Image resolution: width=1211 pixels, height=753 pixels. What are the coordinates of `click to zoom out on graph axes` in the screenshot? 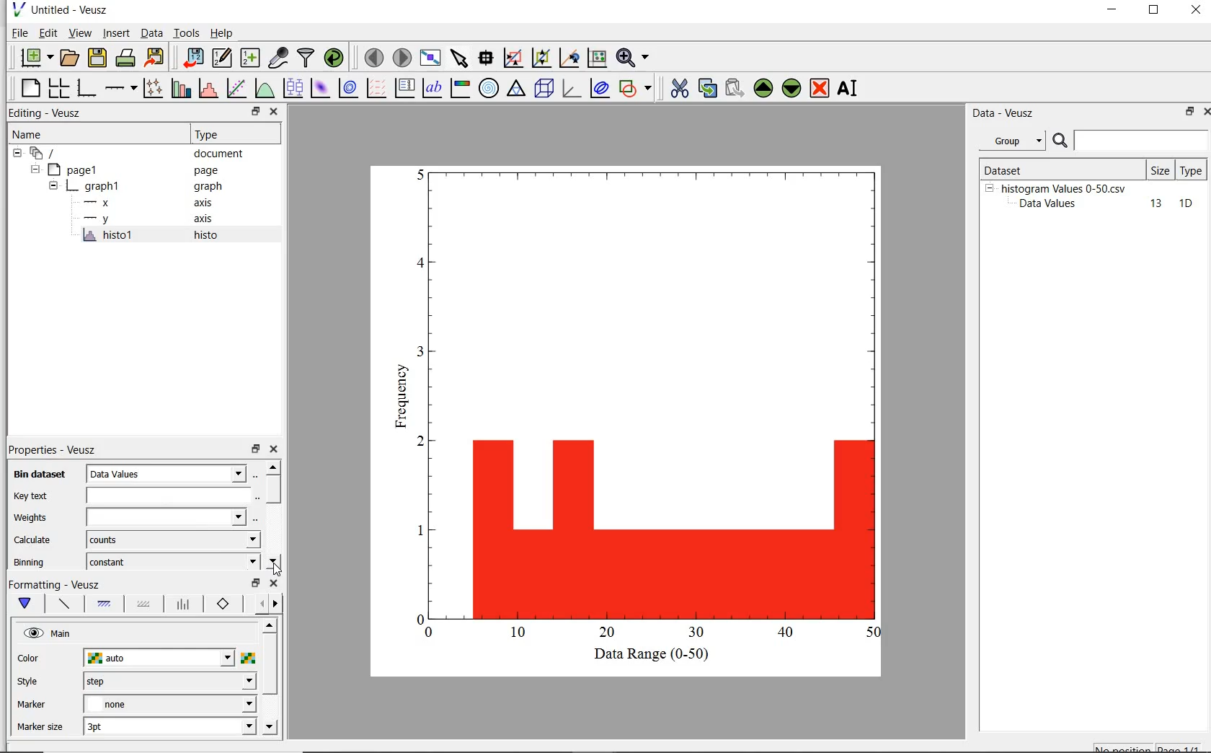 It's located at (569, 58).